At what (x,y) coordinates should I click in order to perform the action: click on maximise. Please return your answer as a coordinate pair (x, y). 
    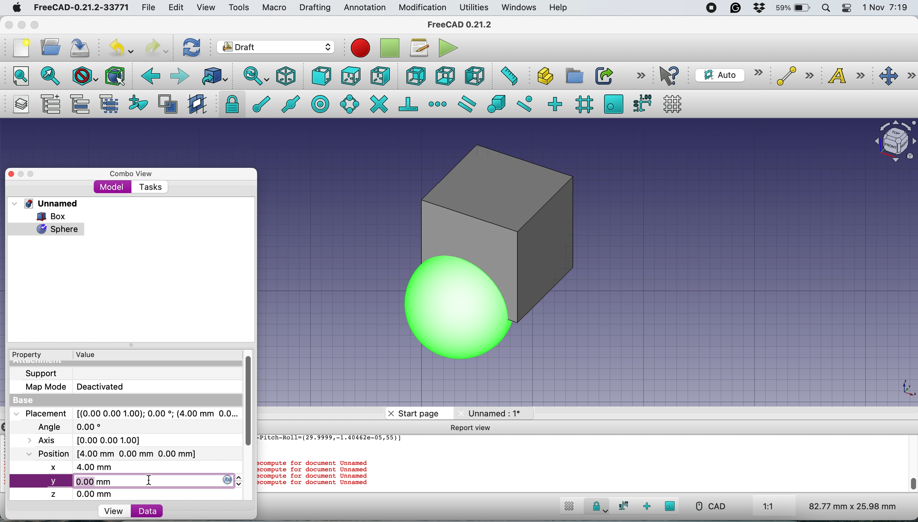
    Looking at the image, I should click on (38, 26).